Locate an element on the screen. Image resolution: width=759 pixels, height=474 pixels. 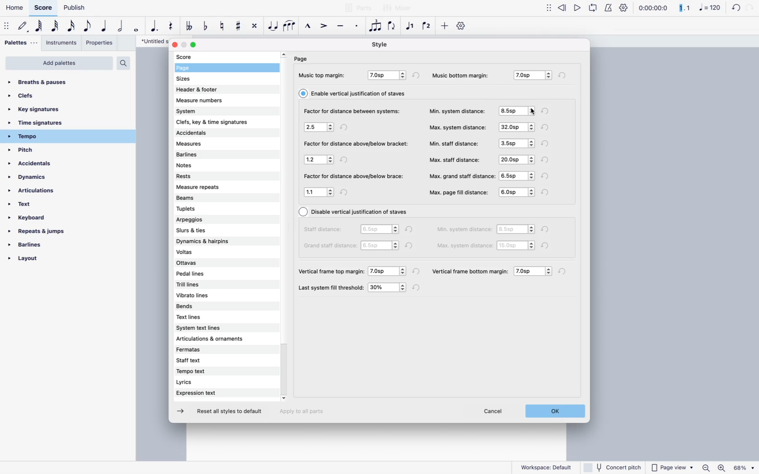
disable vertical justification of staves is located at coordinates (355, 212).